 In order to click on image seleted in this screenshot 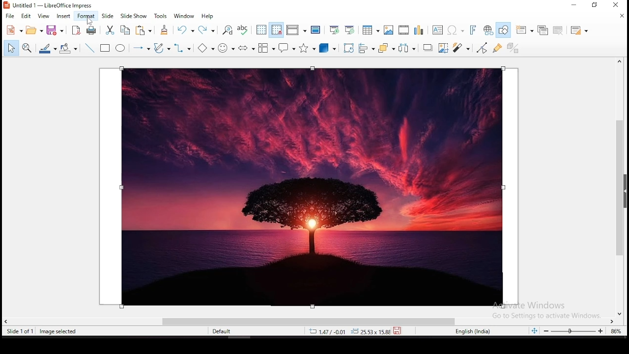, I will do `click(58, 332)`.